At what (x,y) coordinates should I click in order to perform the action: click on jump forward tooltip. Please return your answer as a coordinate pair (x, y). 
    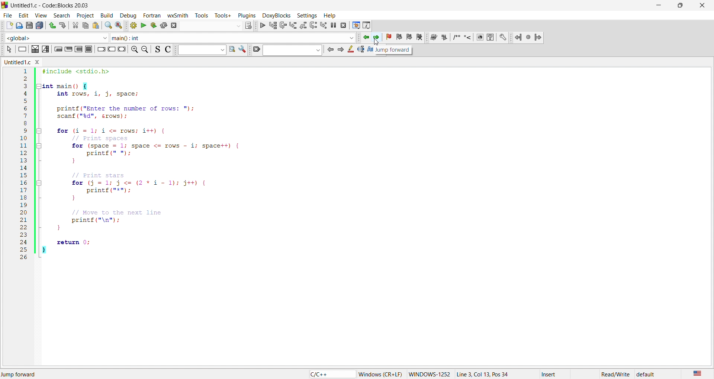
    Looking at the image, I should click on (392, 51).